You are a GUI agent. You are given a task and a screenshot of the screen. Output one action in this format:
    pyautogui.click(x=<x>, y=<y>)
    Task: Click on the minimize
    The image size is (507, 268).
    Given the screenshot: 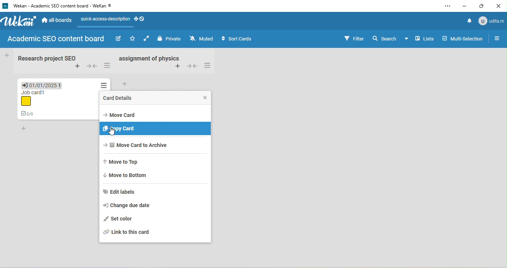 What is the action you would take?
    pyautogui.click(x=465, y=5)
    